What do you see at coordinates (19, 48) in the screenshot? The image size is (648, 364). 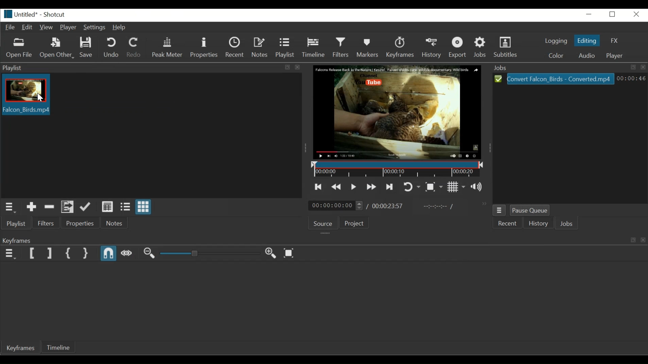 I see `Open File` at bounding box center [19, 48].